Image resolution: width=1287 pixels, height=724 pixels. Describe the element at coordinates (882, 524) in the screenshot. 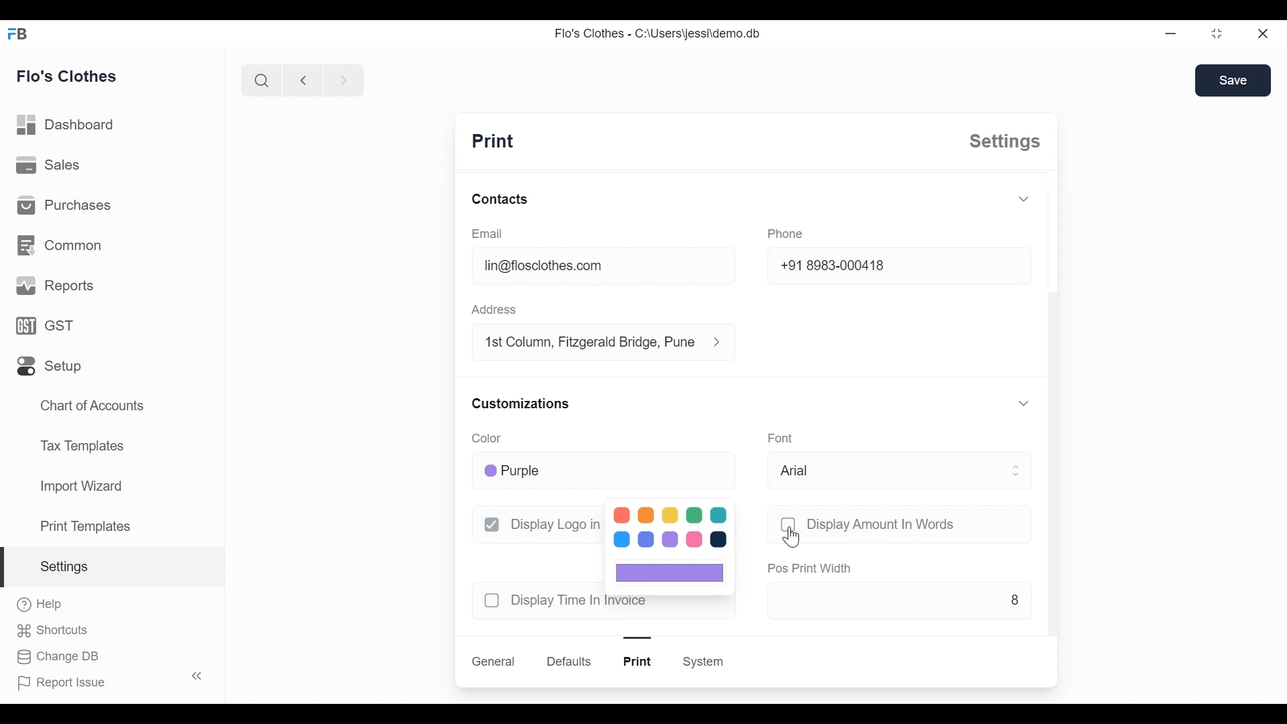

I see `display amount in words` at that location.